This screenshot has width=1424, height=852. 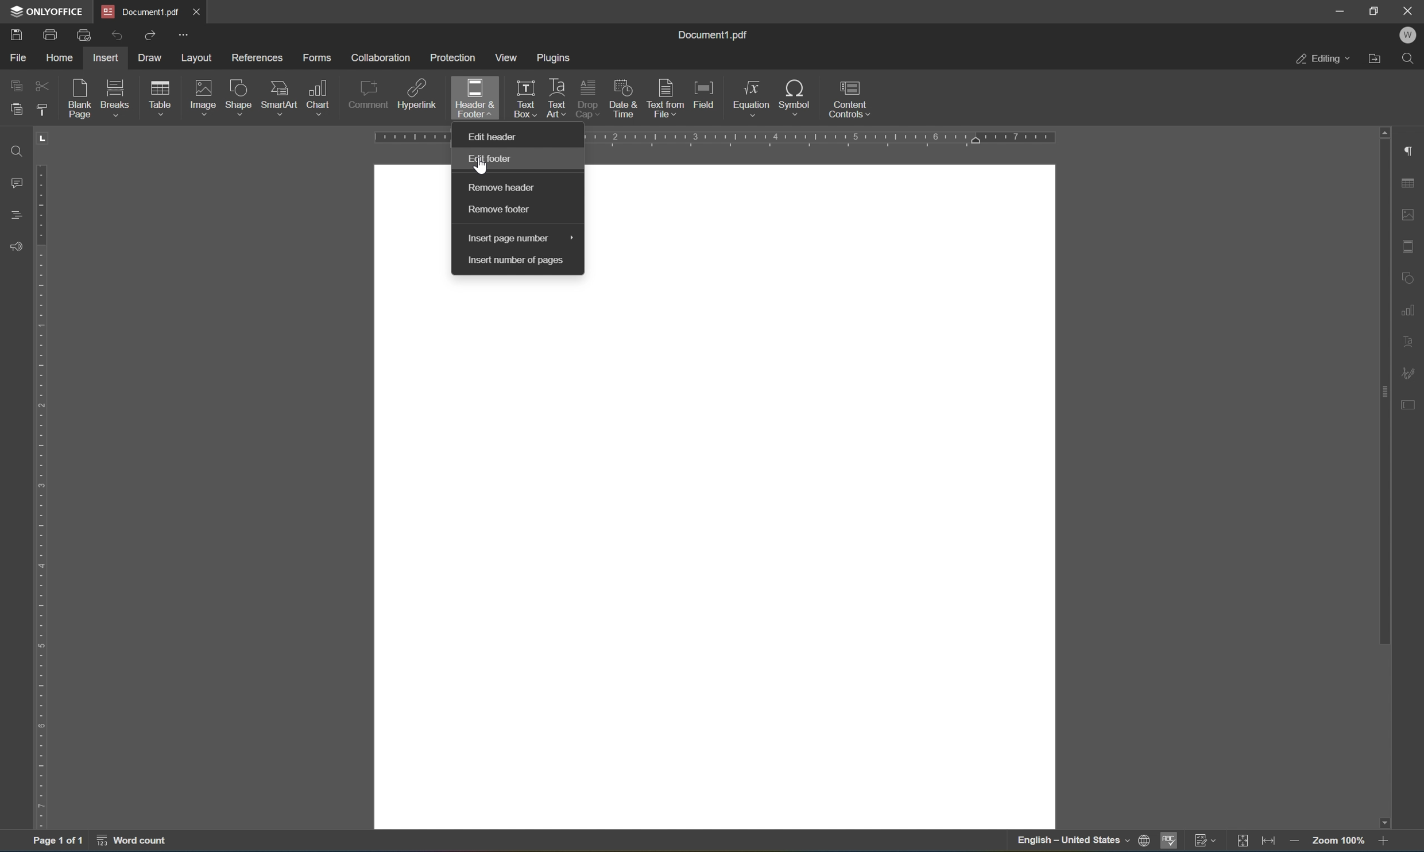 What do you see at coordinates (278, 96) in the screenshot?
I see `smart art` at bounding box center [278, 96].